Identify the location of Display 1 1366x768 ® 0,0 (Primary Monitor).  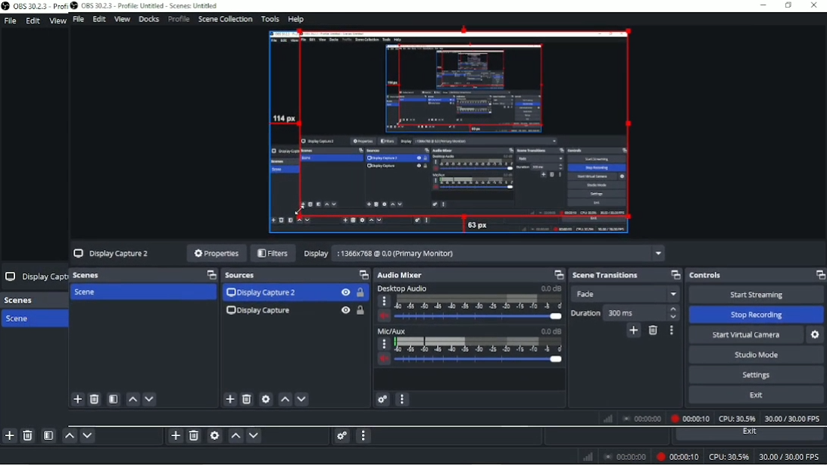
(484, 253).